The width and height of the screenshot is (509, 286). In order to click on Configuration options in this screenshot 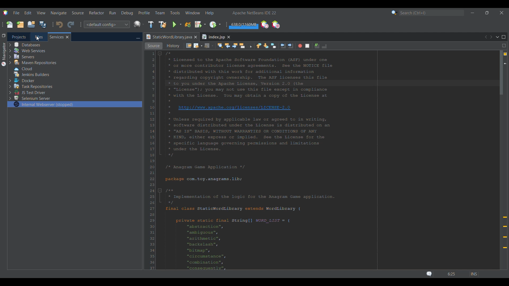, I will do `click(107, 24)`.